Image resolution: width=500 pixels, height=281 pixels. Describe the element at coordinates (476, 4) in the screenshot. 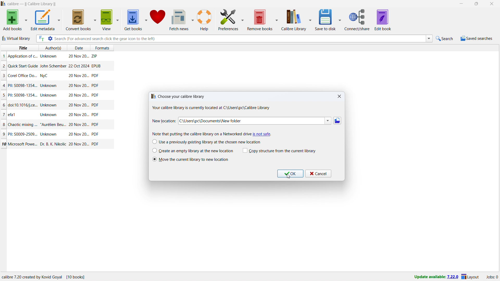

I see `maximize` at that location.